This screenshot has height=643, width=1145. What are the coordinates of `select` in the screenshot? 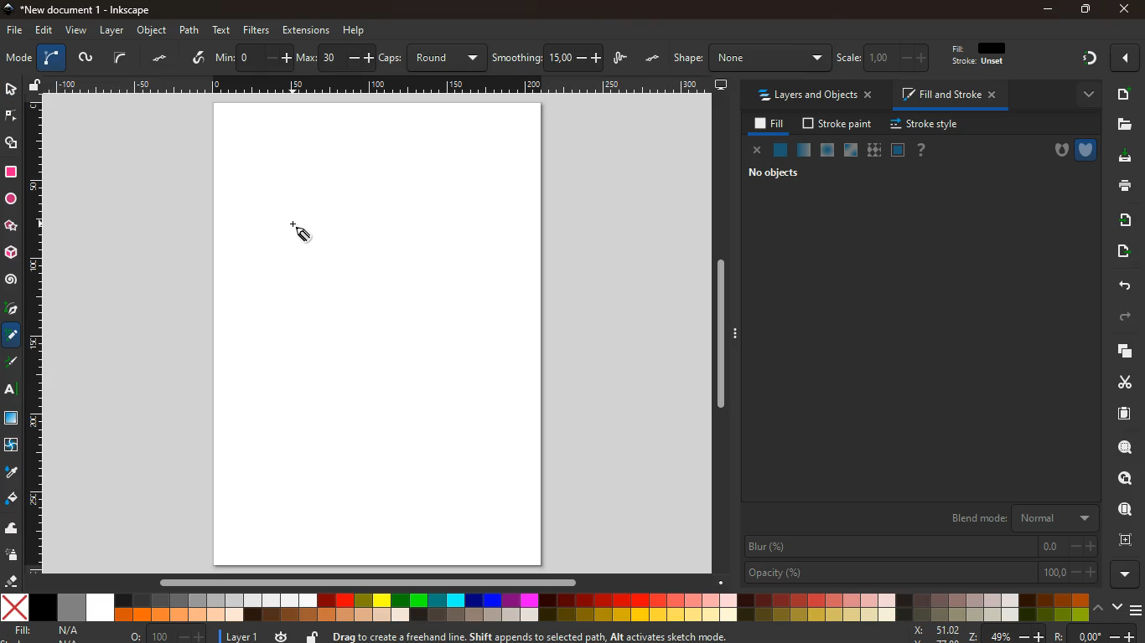 It's located at (121, 58).